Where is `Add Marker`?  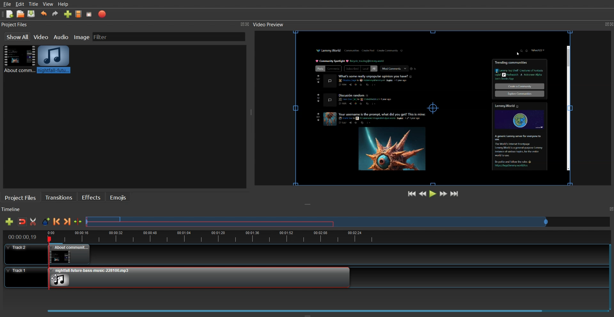
Add Marker is located at coordinates (46, 222).